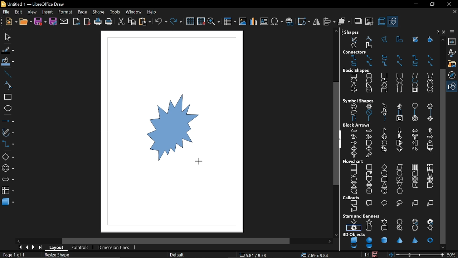 The height and width of the screenshot is (258, 458). What do you see at coordinates (177, 254) in the screenshot?
I see `Page style` at bounding box center [177, 254].